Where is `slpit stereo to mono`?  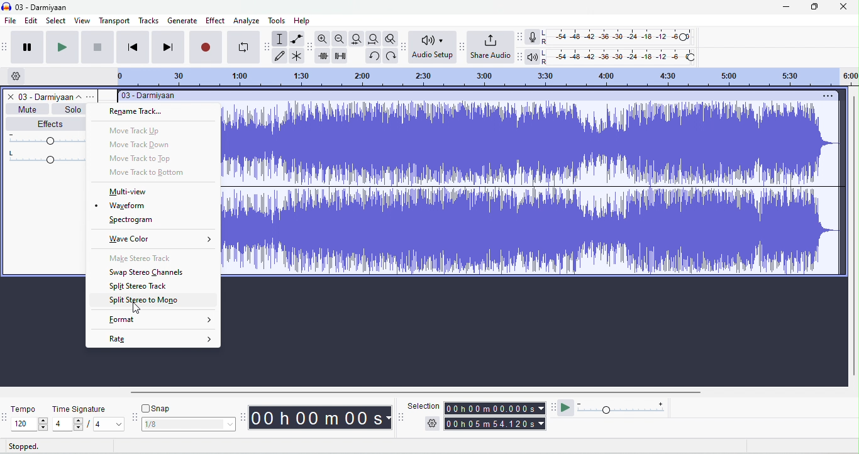 slpit stereo to mono is located at coordinates (147, 300).